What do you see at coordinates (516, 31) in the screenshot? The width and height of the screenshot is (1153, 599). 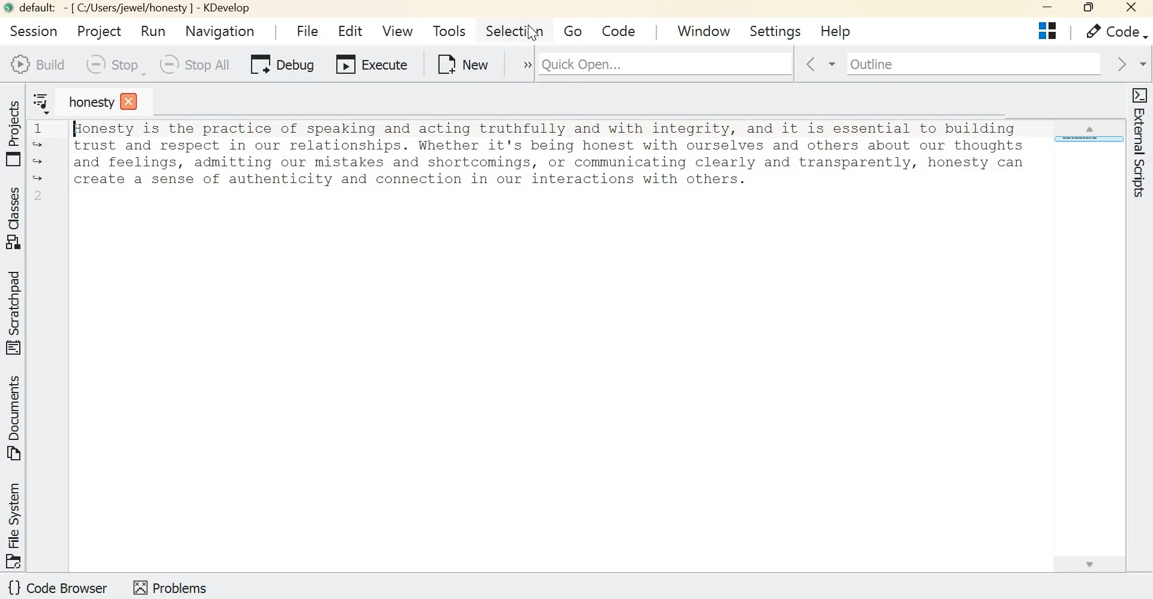 I see `Selection` at bounding box center [516, 31].